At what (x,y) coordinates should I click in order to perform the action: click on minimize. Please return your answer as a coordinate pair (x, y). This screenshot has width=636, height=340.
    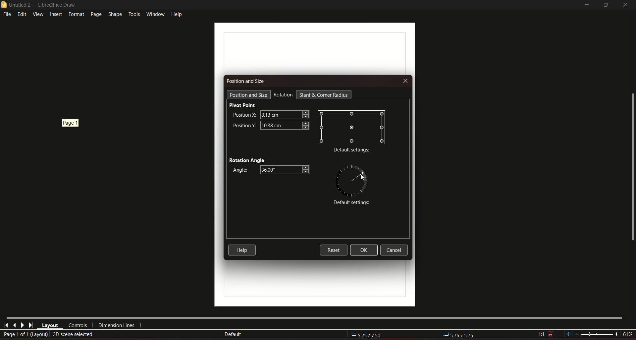
    Looking at the image, I should click on (586, 5).